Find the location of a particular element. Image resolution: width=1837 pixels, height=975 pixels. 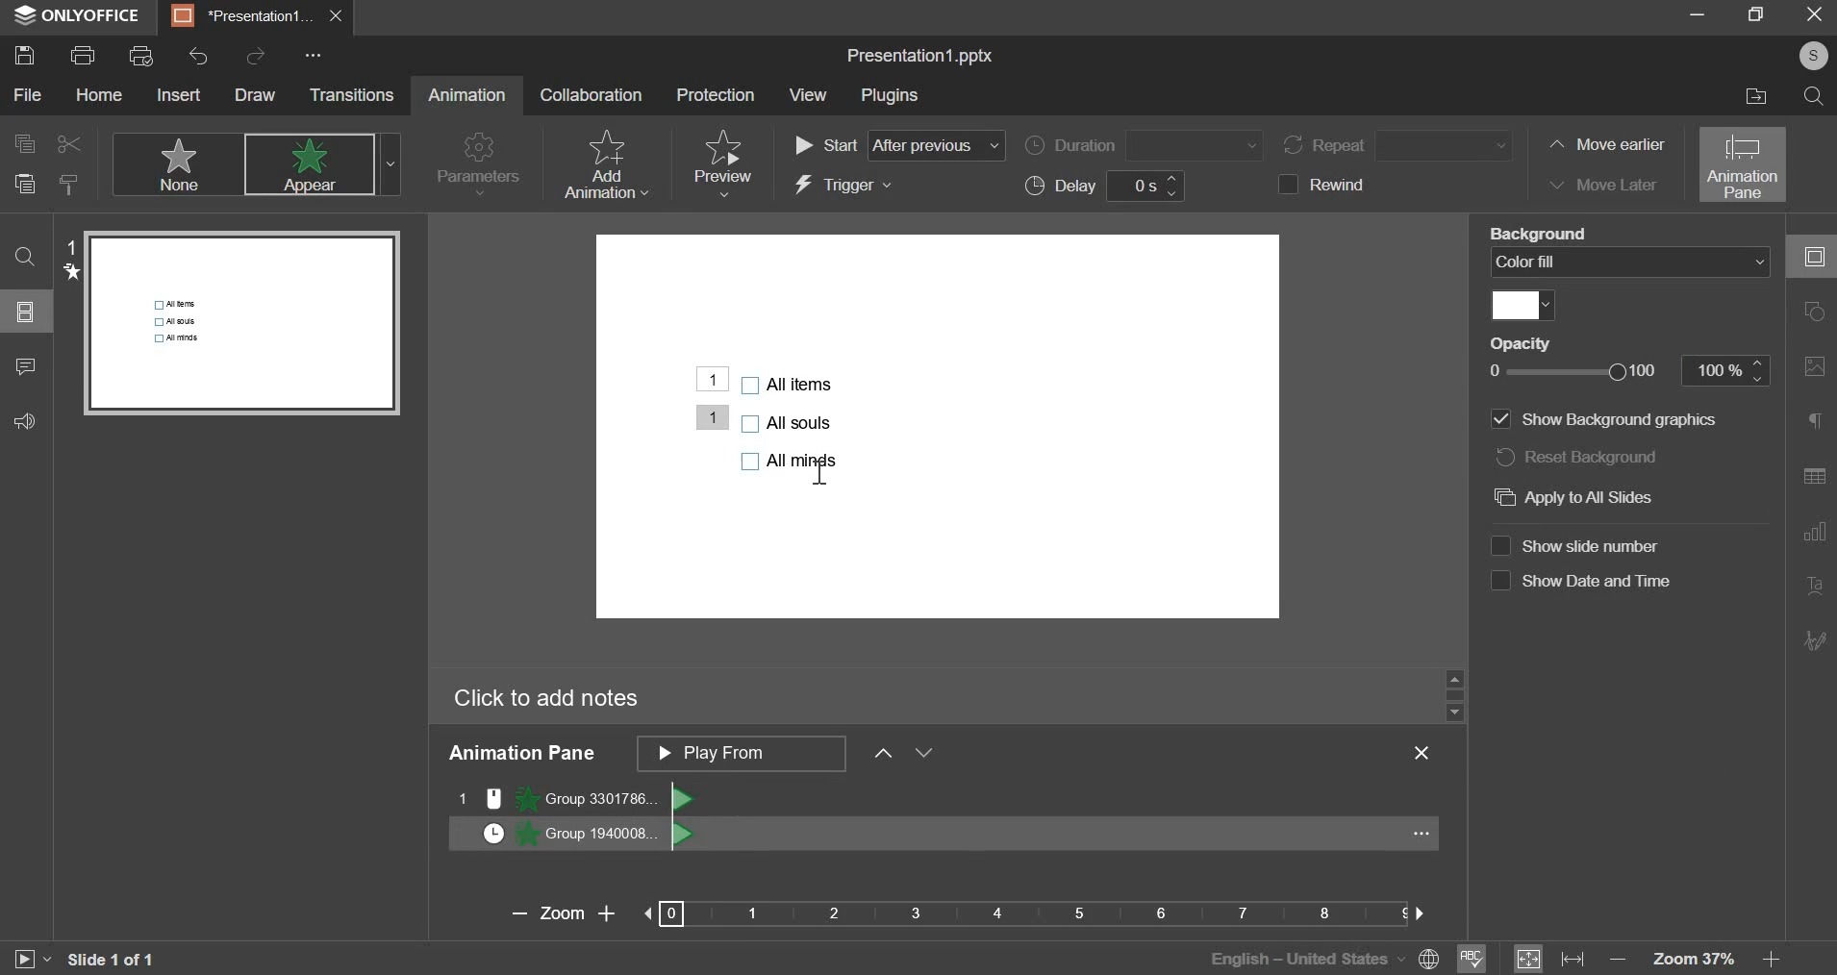

slider is located at coordinates (1453, 693).